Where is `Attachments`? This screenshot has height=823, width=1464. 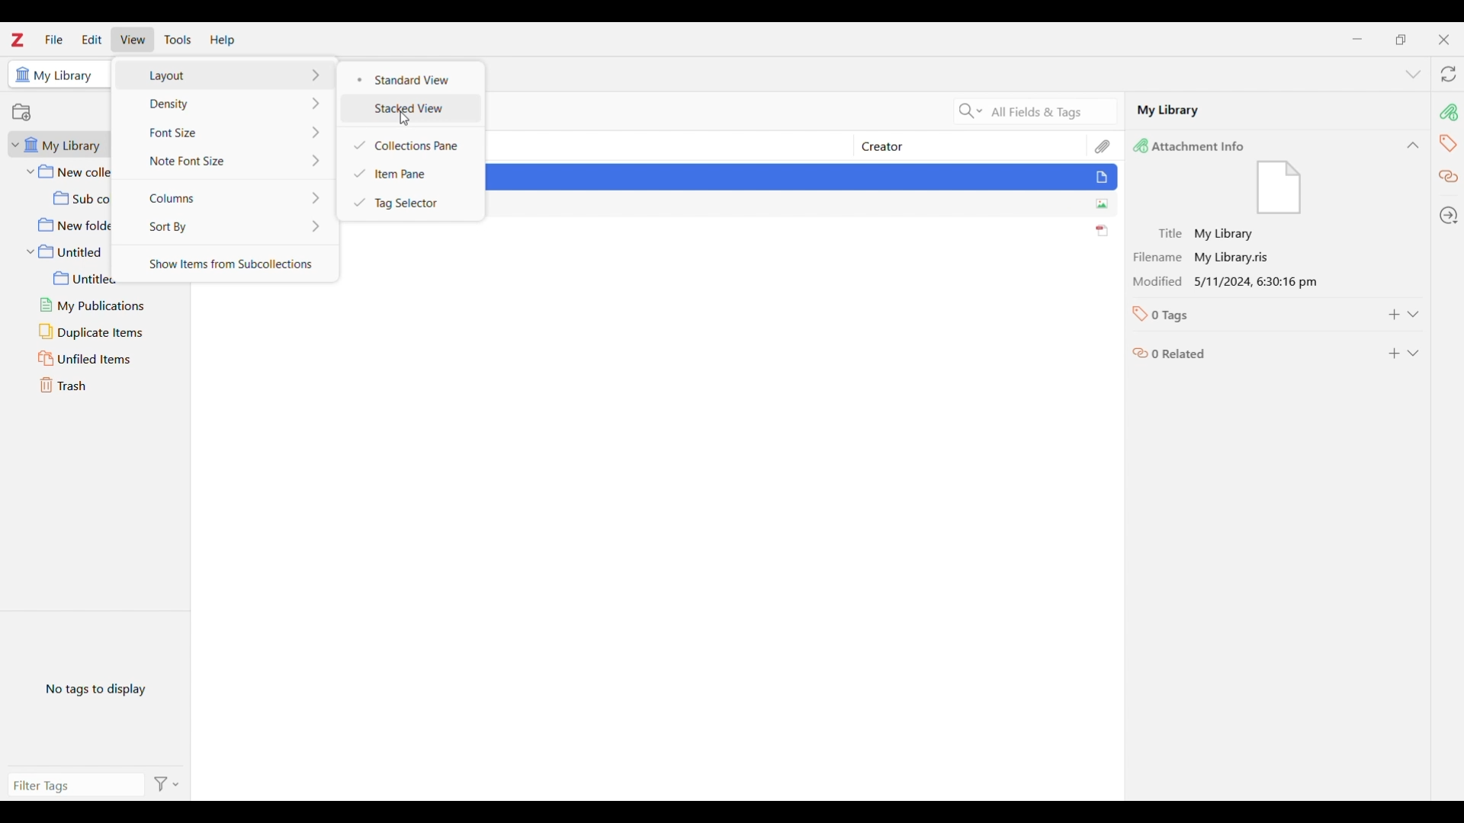
Attachments is located at coordinates (1449, 107).